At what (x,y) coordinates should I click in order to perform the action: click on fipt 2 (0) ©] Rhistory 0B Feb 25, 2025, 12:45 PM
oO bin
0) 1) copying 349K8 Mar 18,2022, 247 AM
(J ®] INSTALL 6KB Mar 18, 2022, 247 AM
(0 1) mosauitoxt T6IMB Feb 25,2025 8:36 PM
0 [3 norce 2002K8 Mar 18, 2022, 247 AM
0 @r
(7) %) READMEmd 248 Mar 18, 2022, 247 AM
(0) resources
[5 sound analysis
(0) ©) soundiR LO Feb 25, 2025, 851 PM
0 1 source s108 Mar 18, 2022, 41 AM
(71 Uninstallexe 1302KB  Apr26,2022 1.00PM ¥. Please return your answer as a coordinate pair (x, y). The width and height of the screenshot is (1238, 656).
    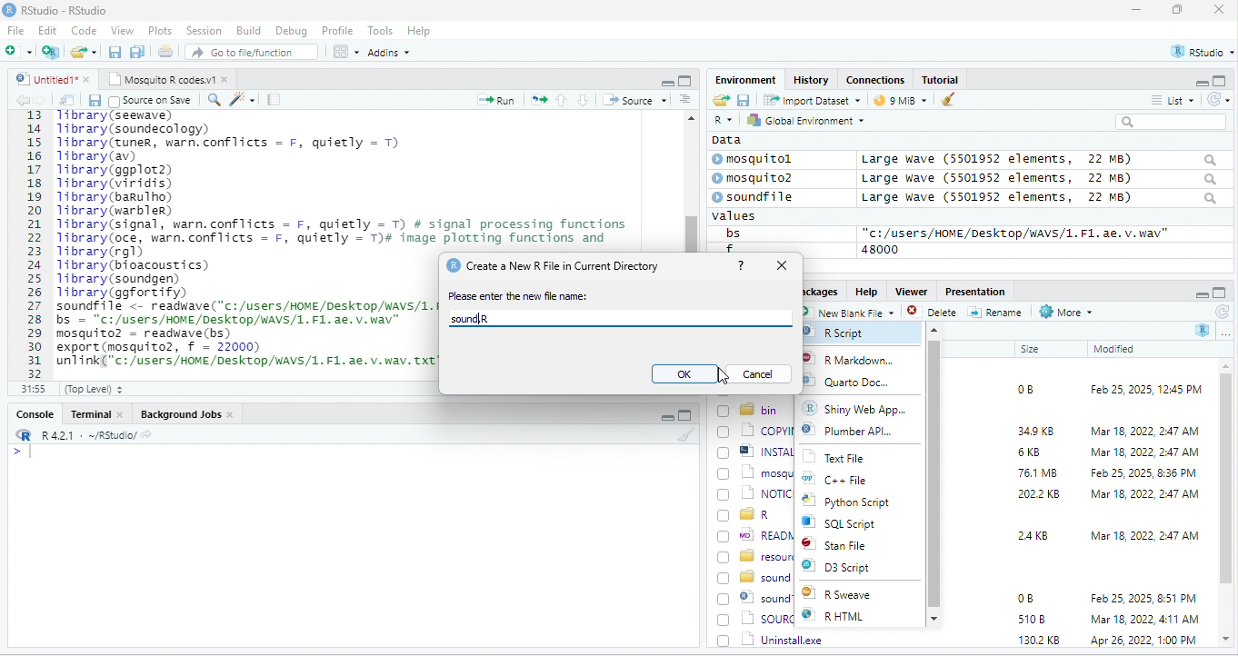
    Looking at the image, I should click on (242, 238).